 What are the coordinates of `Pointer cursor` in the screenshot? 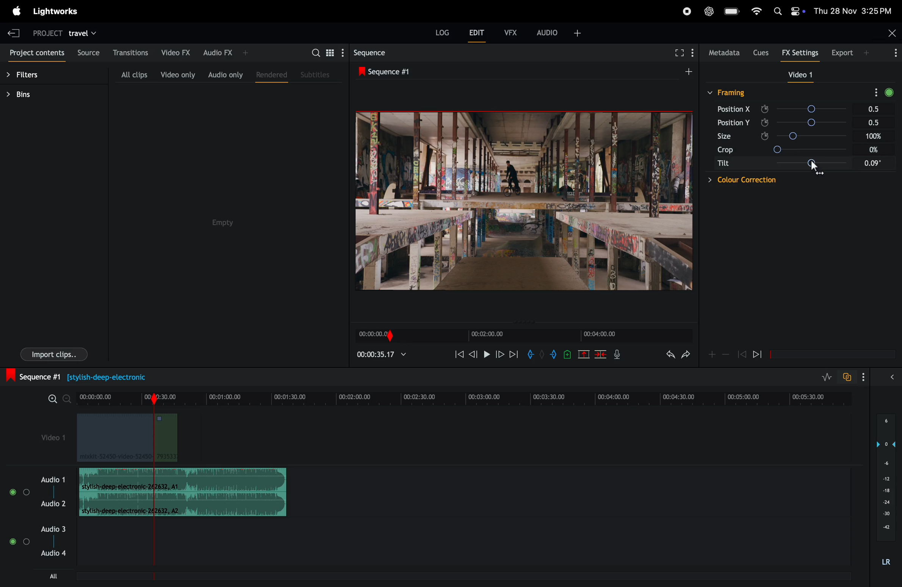 It's located at (814, 170).